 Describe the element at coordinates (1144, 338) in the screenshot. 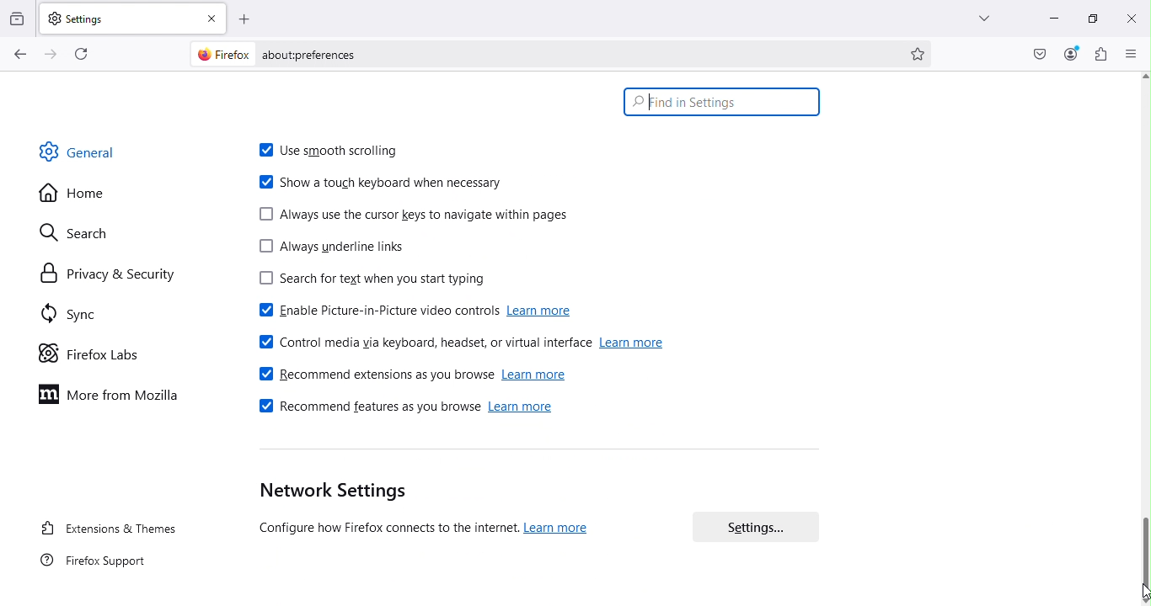

I see `Scroll bar` at that location.